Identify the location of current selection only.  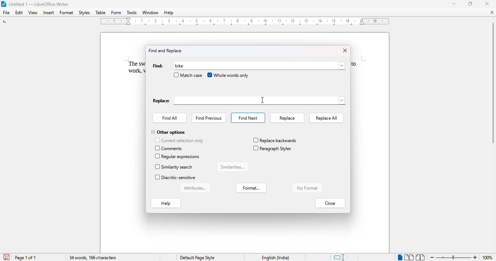
(179, 140).